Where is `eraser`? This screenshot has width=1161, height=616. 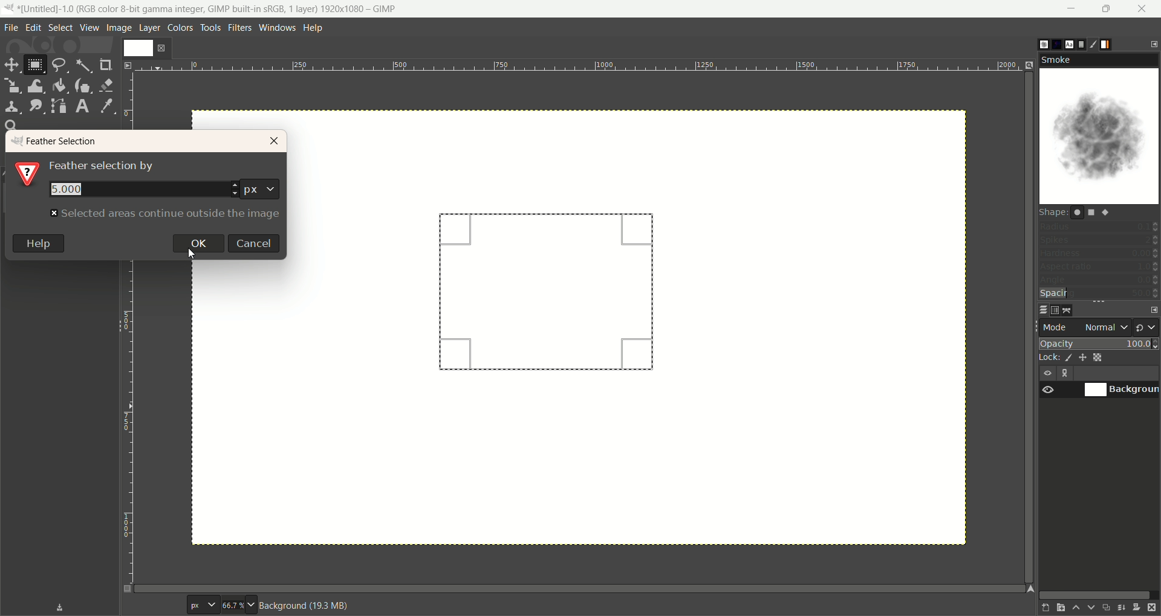 eraser is located at coordinates (106, 85).